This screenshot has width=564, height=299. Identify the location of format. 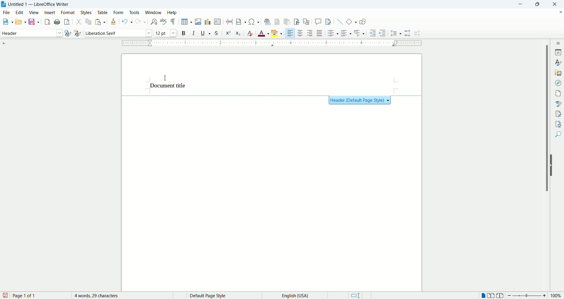
(67, 13).